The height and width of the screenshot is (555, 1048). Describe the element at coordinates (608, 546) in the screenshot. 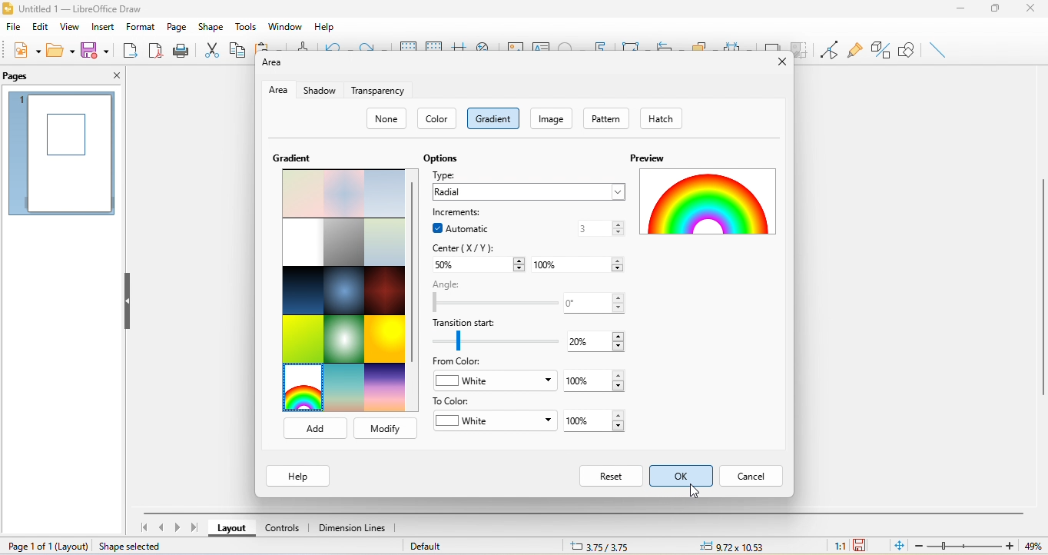

I see `6.13/8.02` at that location.